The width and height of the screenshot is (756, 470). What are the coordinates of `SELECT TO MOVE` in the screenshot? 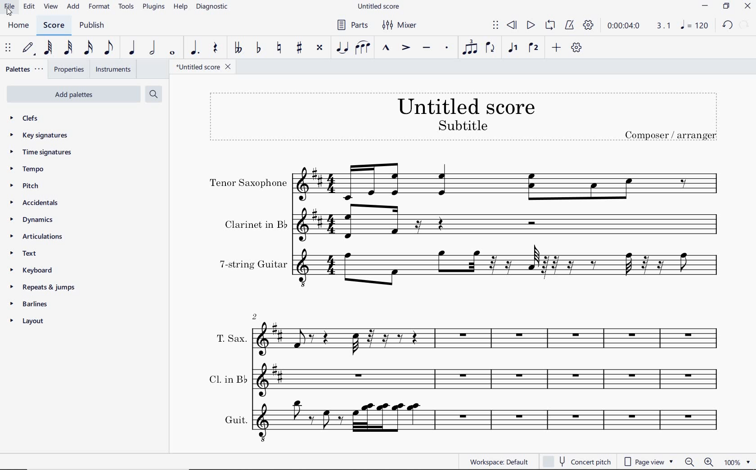 It's located at (9, 49).